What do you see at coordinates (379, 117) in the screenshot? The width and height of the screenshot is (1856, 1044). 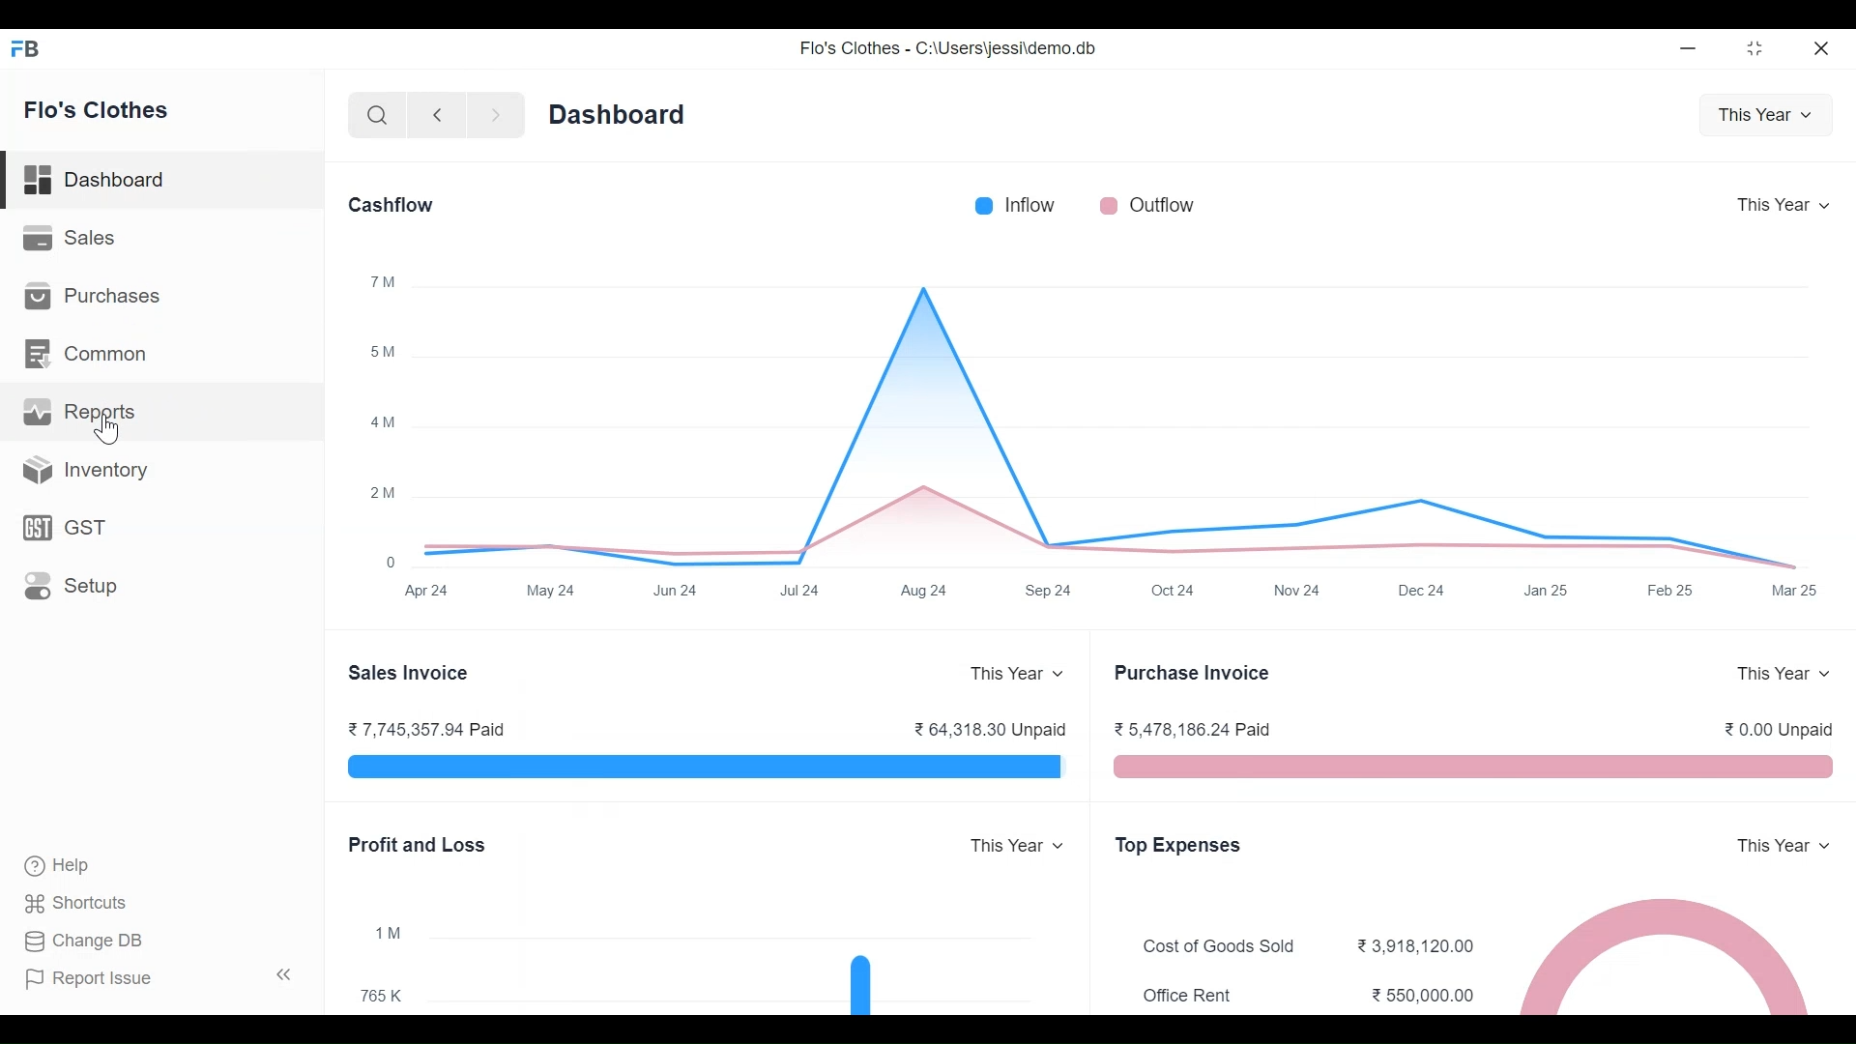 I see `search` at bounding box center [379, 117].